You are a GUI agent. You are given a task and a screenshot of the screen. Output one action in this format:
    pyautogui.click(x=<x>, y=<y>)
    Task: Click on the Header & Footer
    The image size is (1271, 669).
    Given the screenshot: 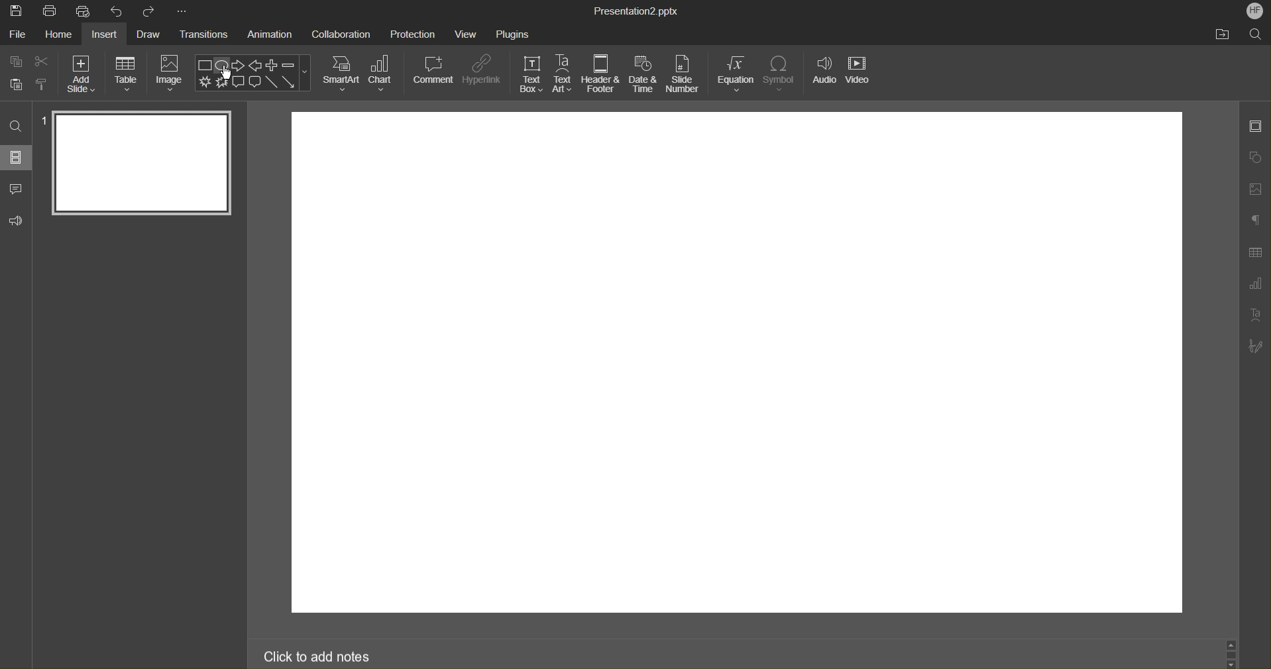 What is the action you would take?
    pyautogui.click(x=601, y=74)
    